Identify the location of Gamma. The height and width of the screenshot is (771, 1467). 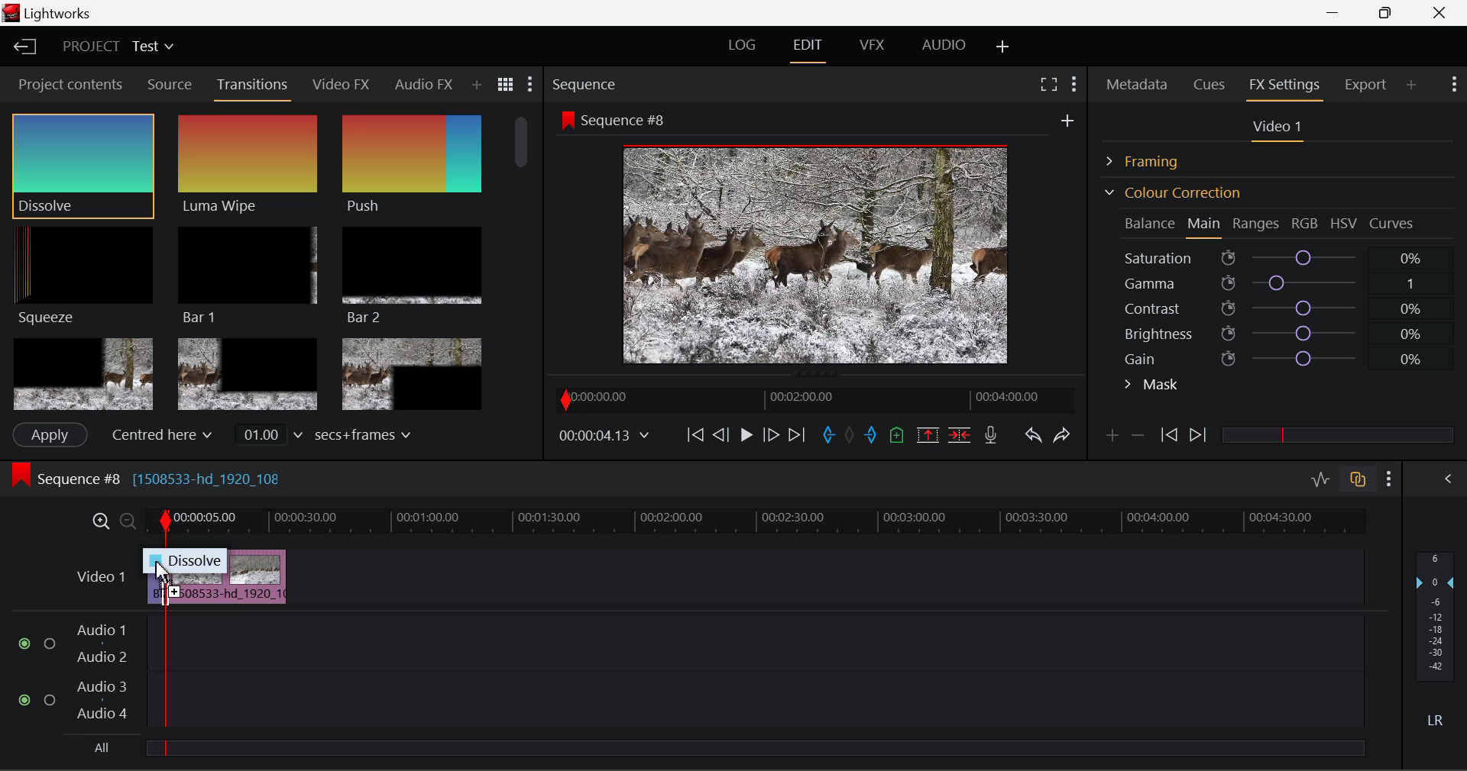
(1281, 283).